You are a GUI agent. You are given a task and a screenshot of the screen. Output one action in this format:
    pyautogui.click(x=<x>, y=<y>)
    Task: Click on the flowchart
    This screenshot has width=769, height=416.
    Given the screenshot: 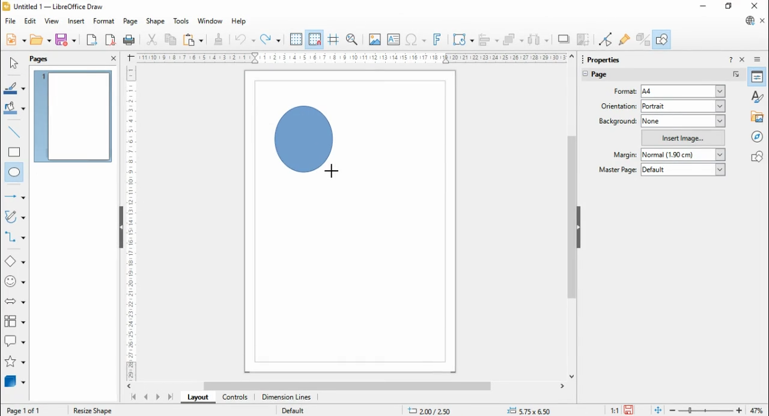 What is the action you would take?
    pyautogui.click(x=15, y=323)
    